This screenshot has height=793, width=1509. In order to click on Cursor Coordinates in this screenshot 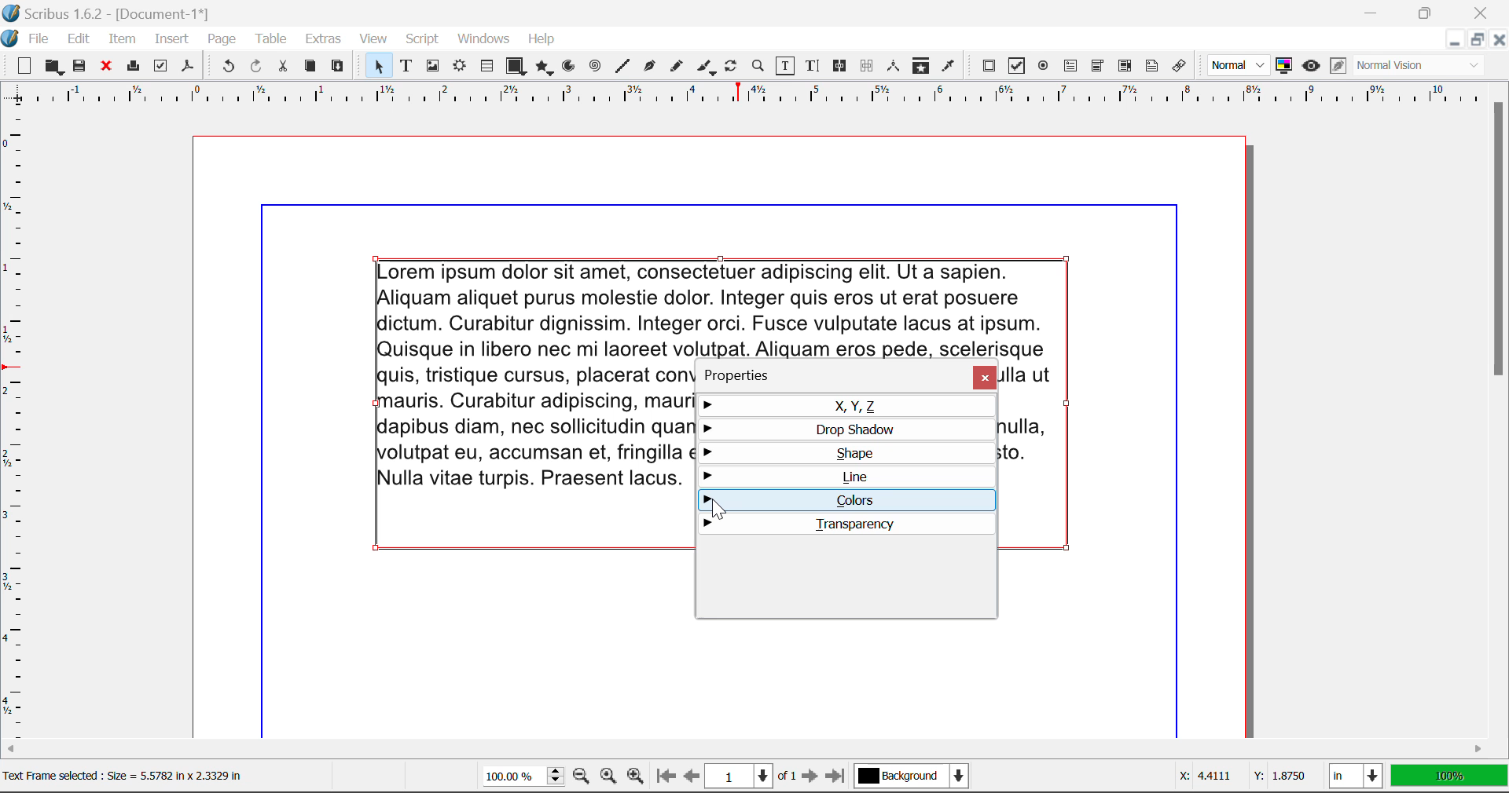, I will do `click(1239, 774)`.